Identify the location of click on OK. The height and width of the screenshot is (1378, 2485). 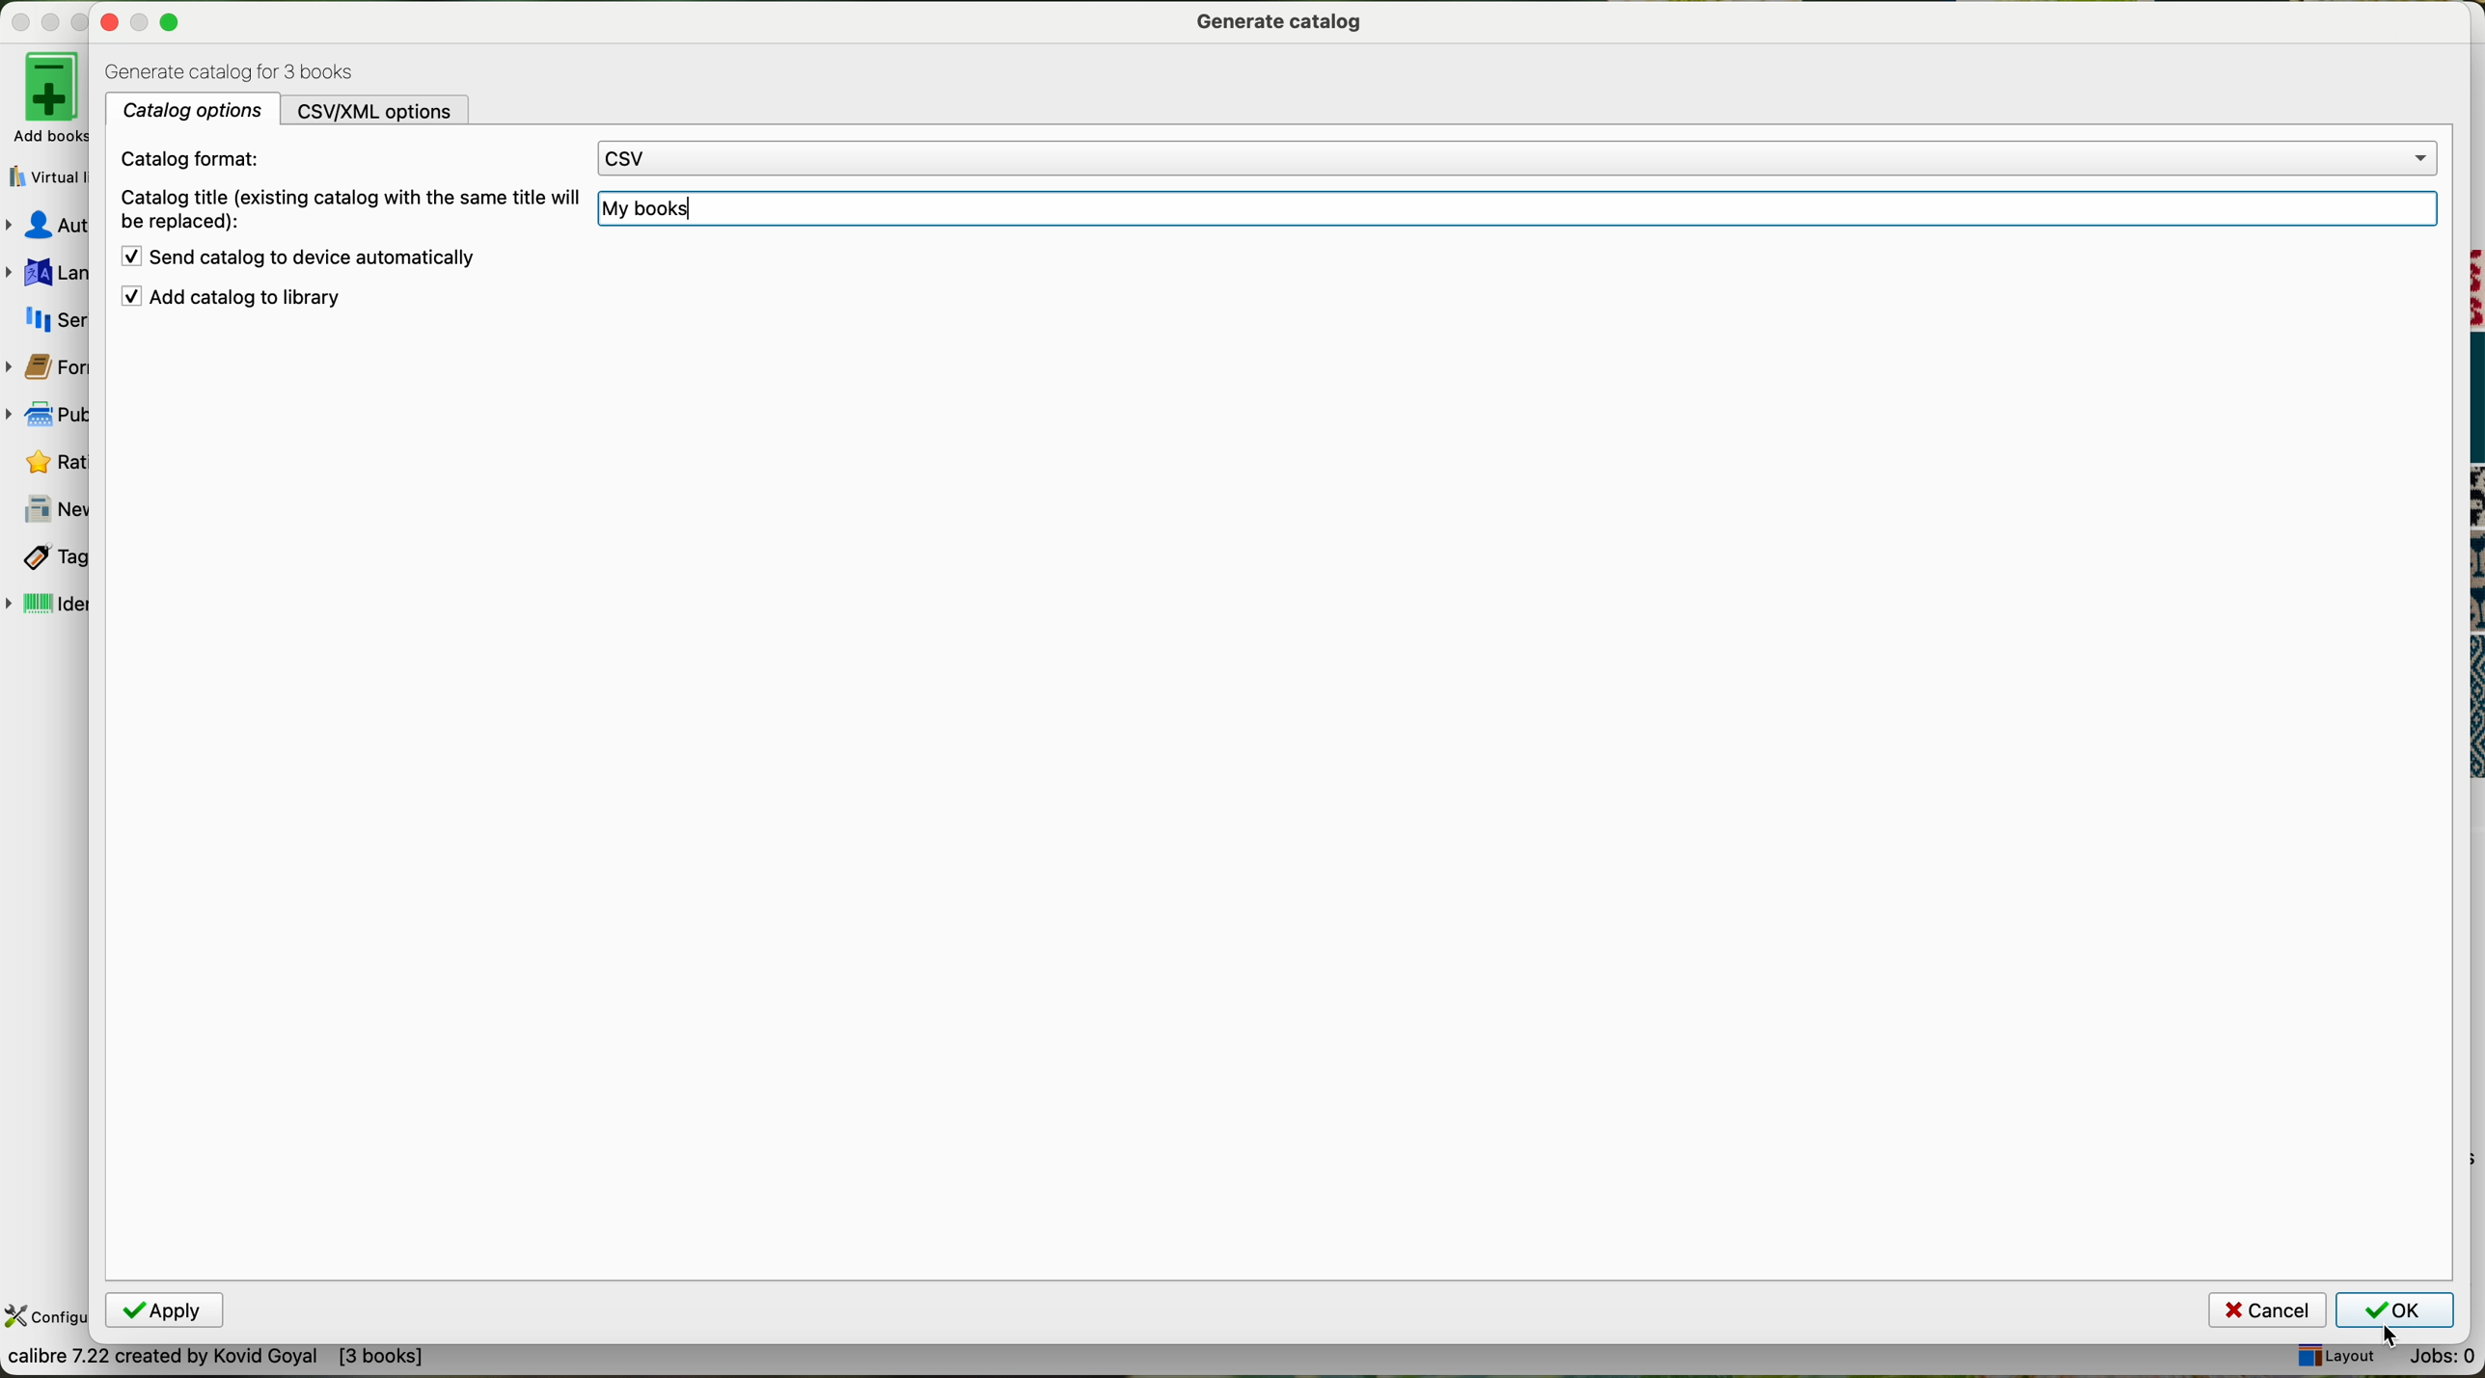
(2398, 1307).